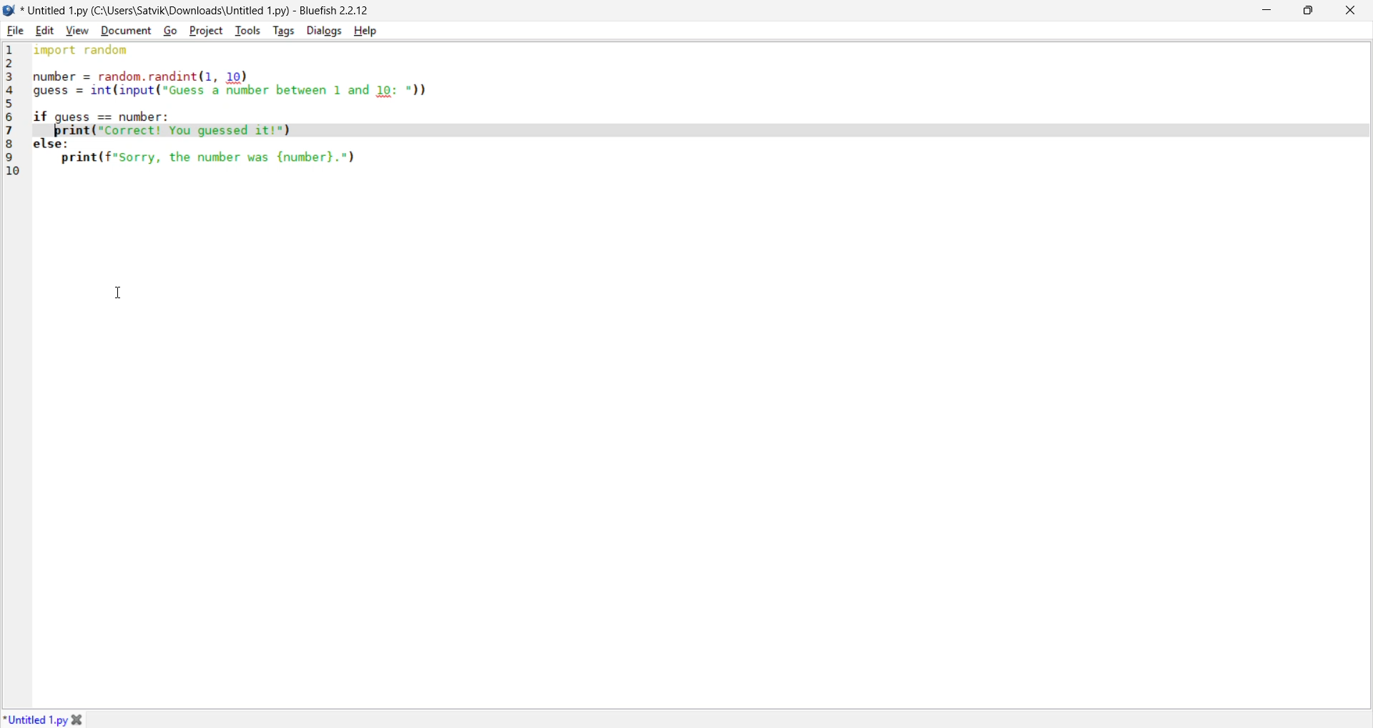  I want to click on edit, so click(44, 31).